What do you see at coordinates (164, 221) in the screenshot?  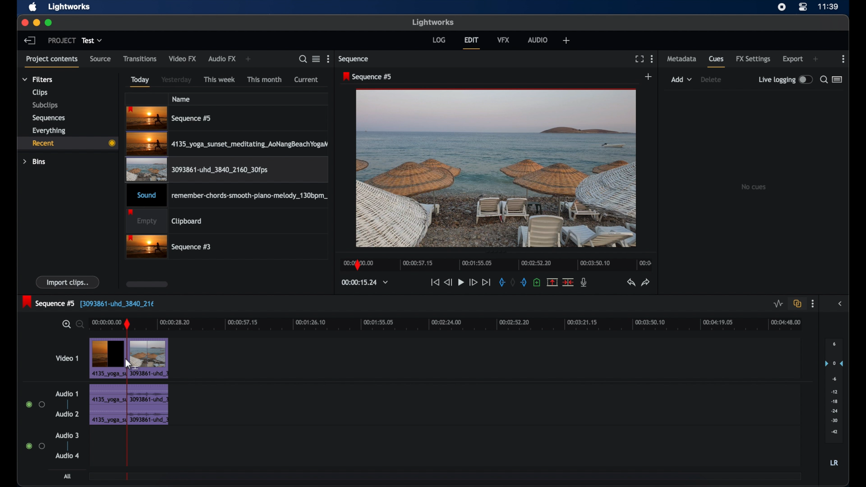 I see `clipboard` at bounding box center [164, 221].